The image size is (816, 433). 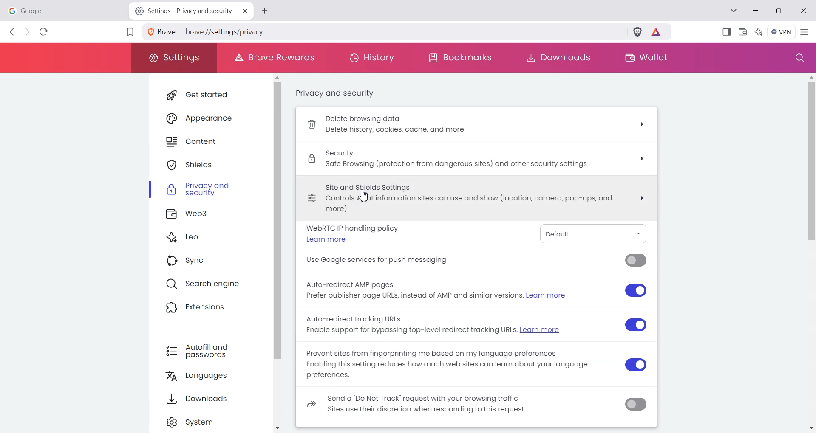 I want to click on Brave Shield, so click(x=637, y=33).